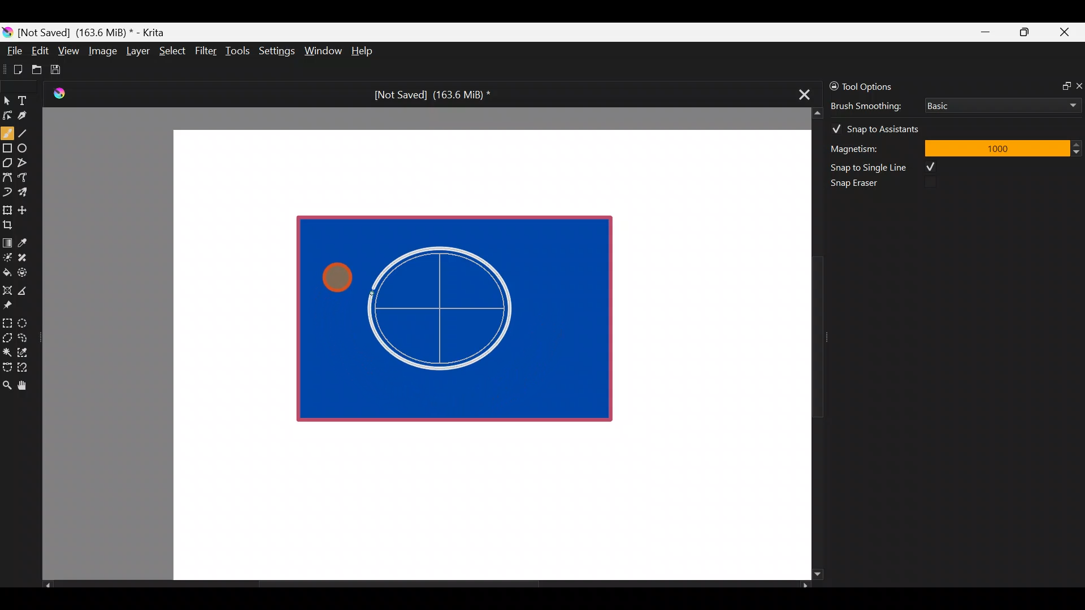 This screenshot has width=1085, height=610. Describe the element at coordinates (11, 53) in the screenshot. I see `File` at that location.